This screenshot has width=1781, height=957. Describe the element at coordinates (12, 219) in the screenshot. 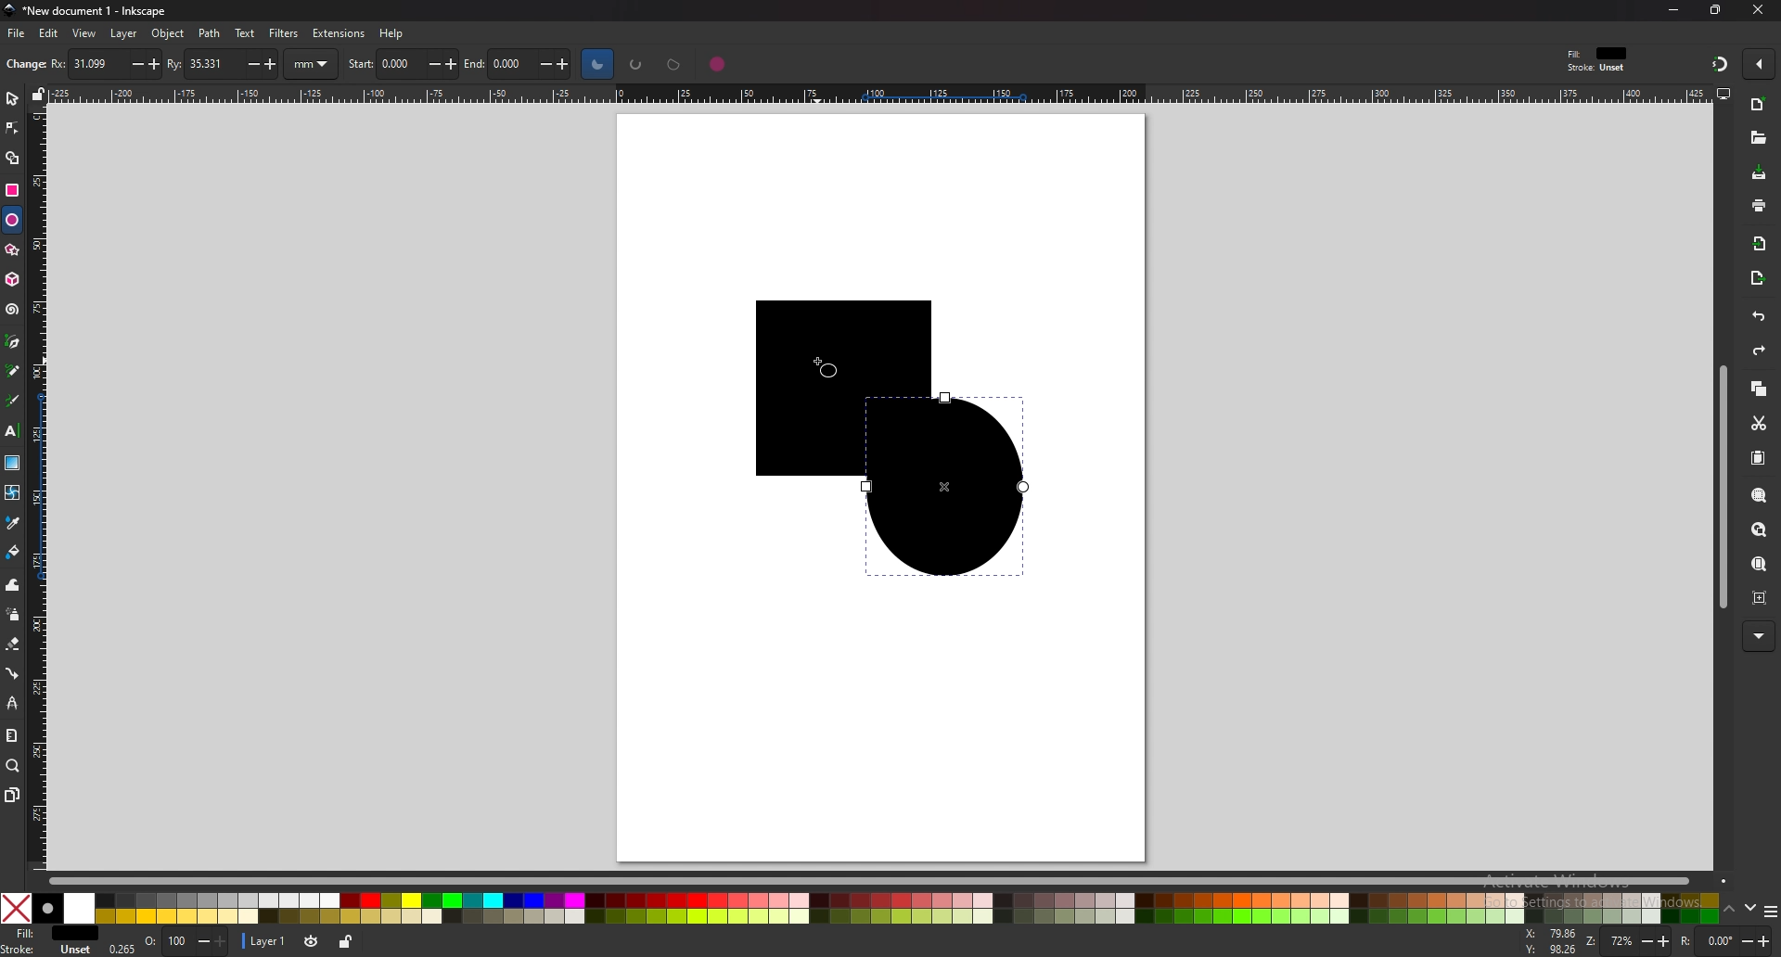

I see `ellipse` at that location.